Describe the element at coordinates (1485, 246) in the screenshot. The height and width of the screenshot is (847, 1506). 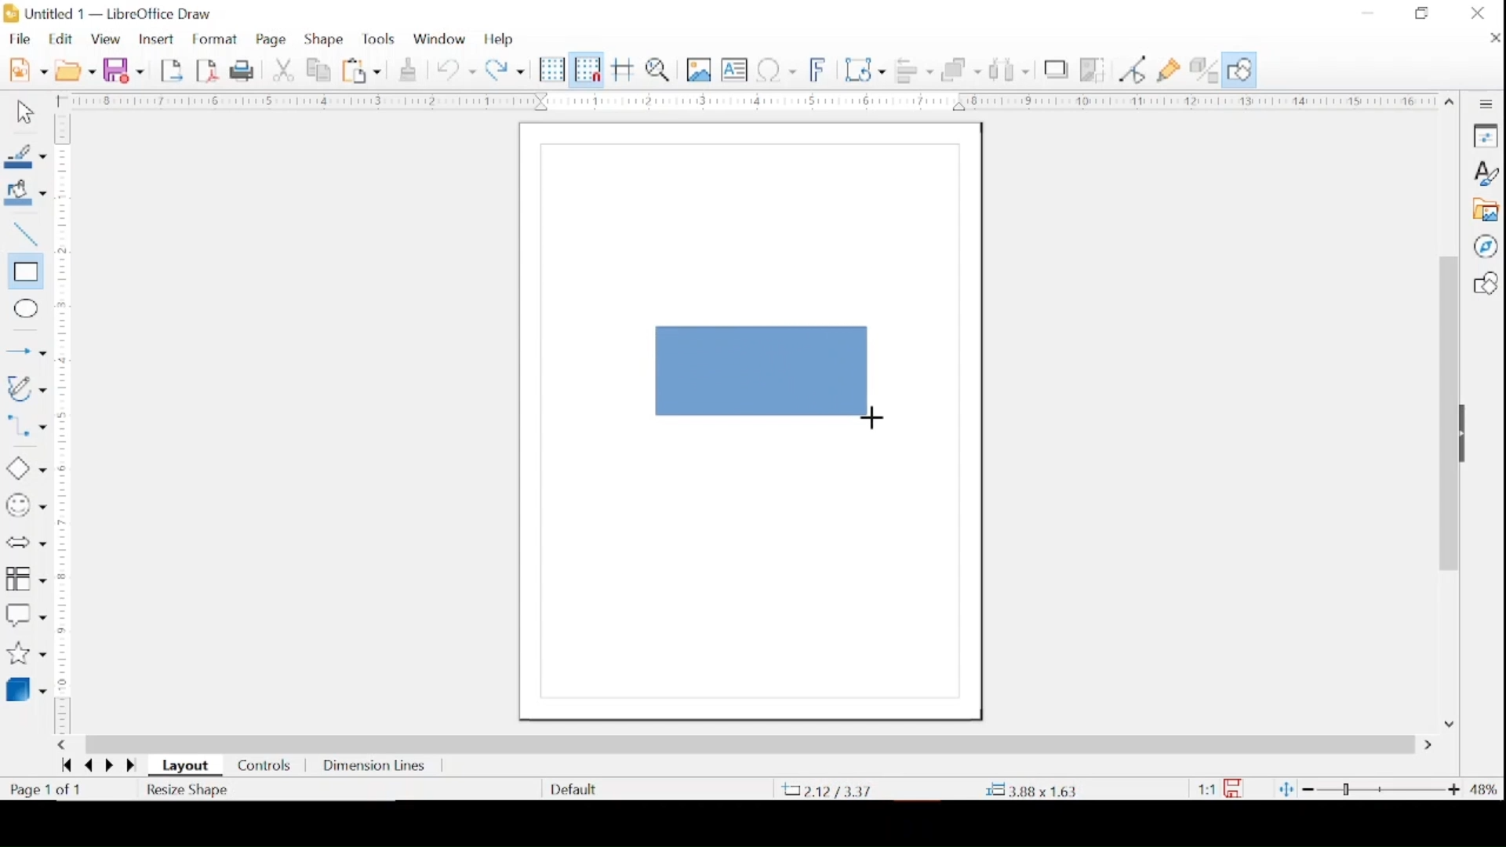
I see `navigator` at that location.